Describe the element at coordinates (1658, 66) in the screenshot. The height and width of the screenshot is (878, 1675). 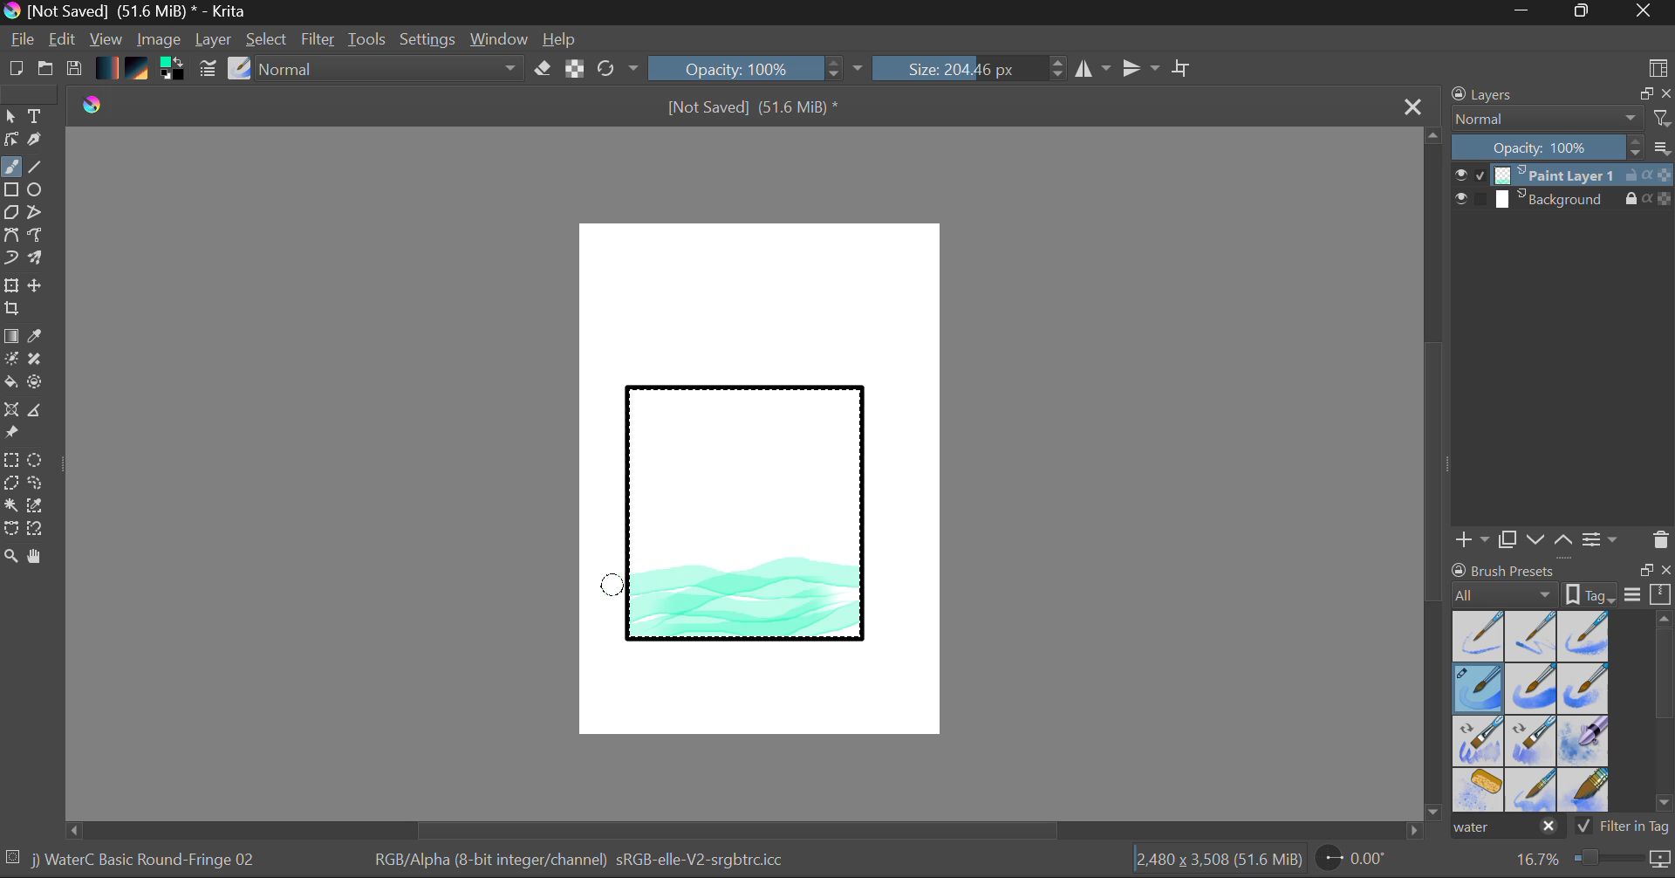
I see `Choose Workspace` at that location.